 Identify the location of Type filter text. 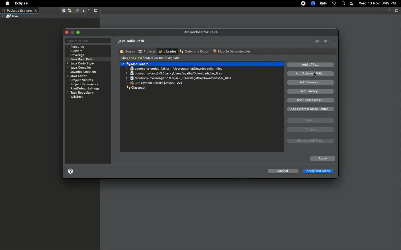
(87, 41).